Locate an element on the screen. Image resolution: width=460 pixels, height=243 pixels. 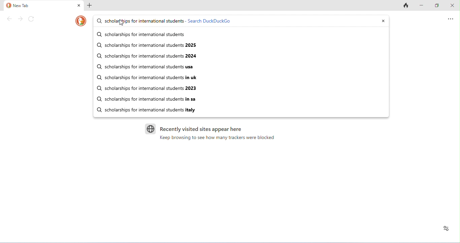
close is located at coordinates (451, 5).